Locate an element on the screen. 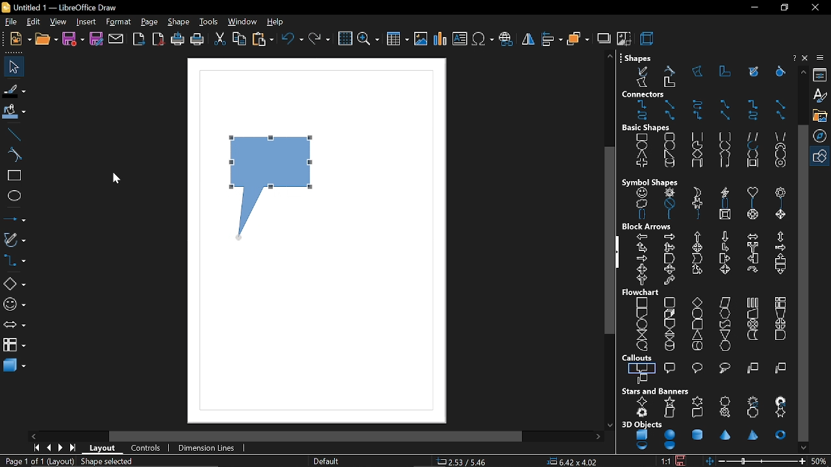 The image size is (831, 467). up arrow callout is located at coordinates (778, 259).